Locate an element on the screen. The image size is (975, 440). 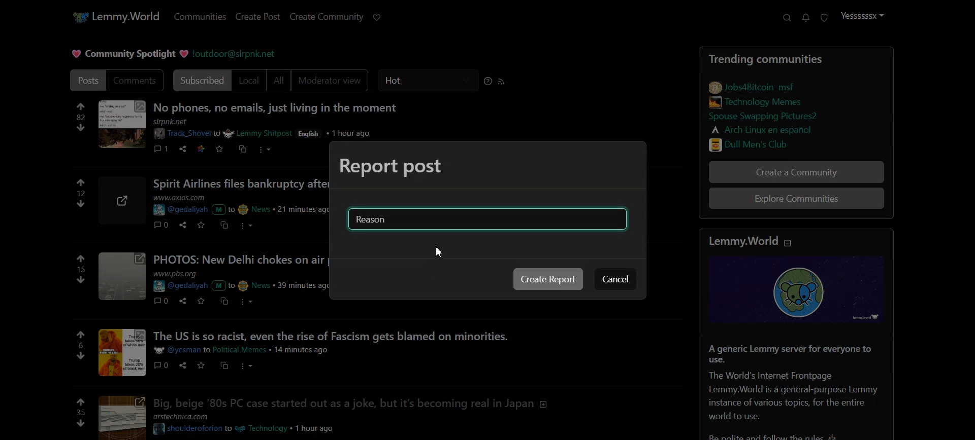
Sorting help is located at coordinates (488, 81).